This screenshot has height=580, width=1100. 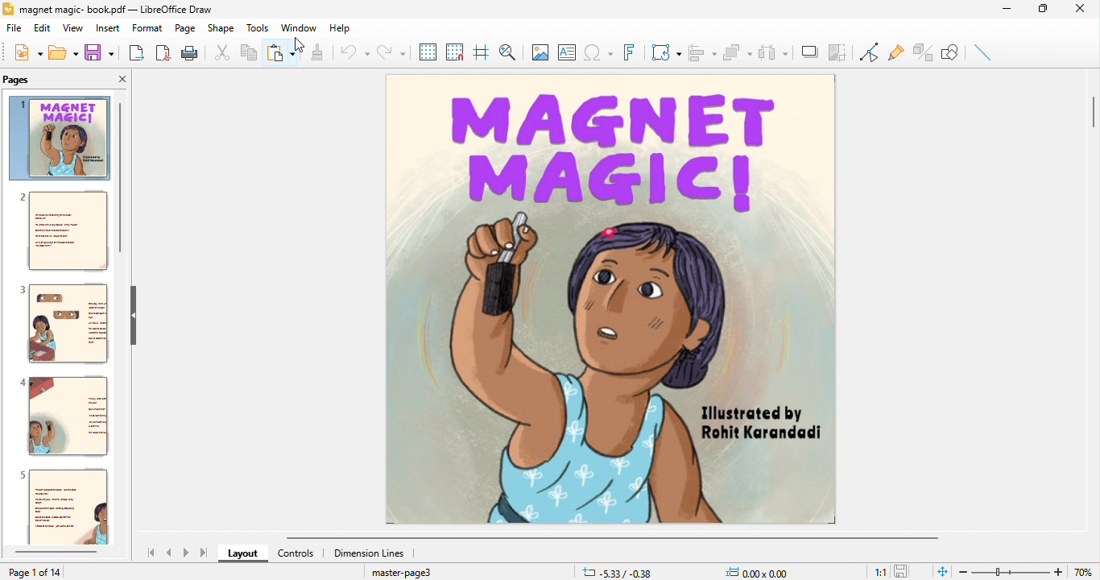 What do you see at coordinates (11, 31) in the screenshot?
I see `fil` at bounding box center [11, 31].